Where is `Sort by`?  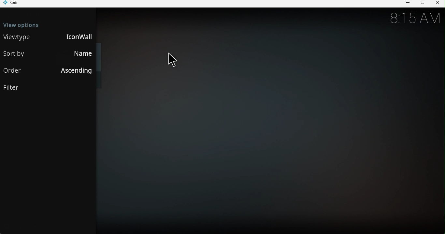 Sort by is located at coordinates (15, 53).